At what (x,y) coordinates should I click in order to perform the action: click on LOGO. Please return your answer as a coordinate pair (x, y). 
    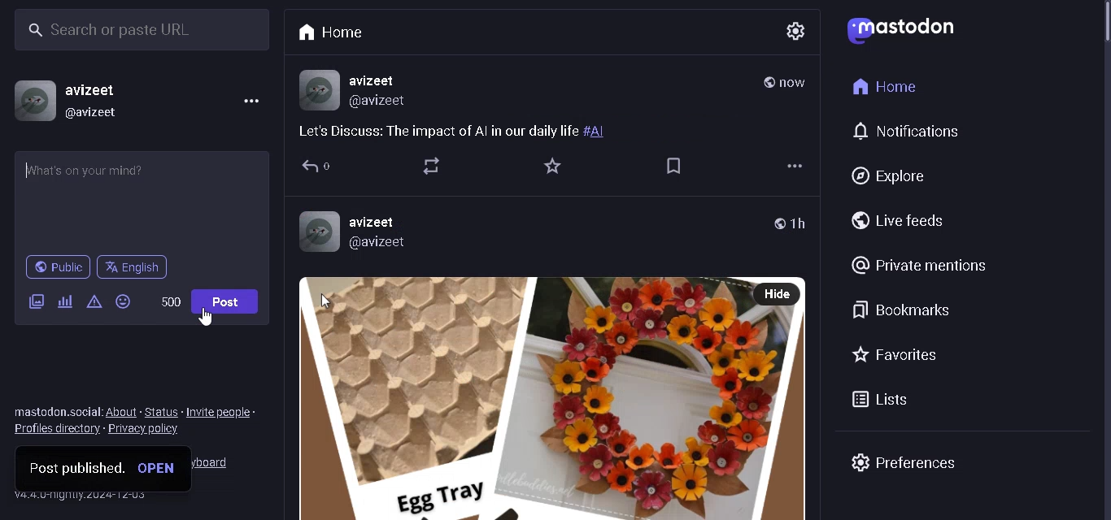
    Looking at the image, I should click on (905, 29).